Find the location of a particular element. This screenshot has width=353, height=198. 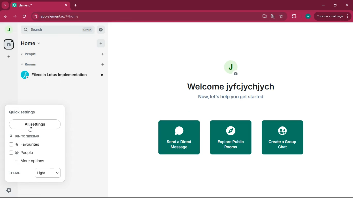

profile is located at coordinates (307, 16).